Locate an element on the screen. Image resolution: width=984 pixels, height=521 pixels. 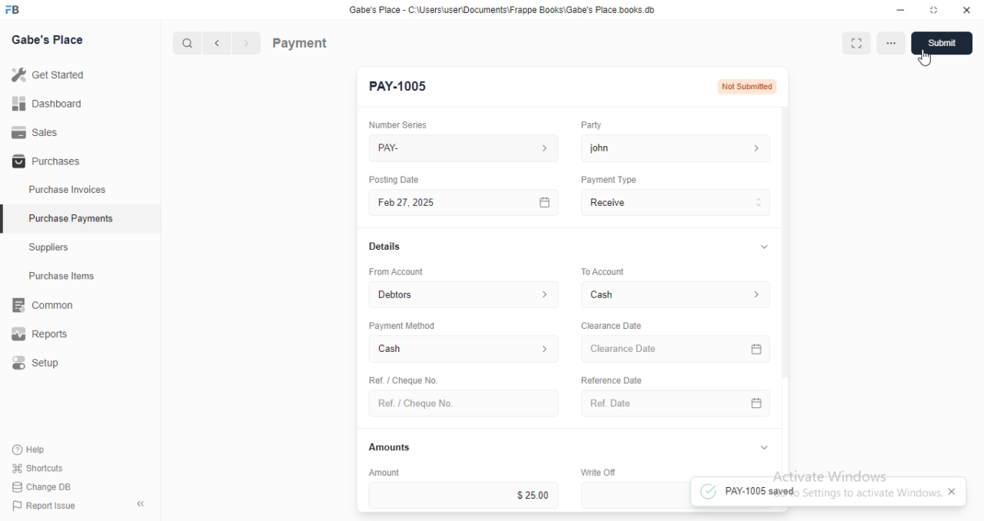
Pay is located at coordinates (676, 202).